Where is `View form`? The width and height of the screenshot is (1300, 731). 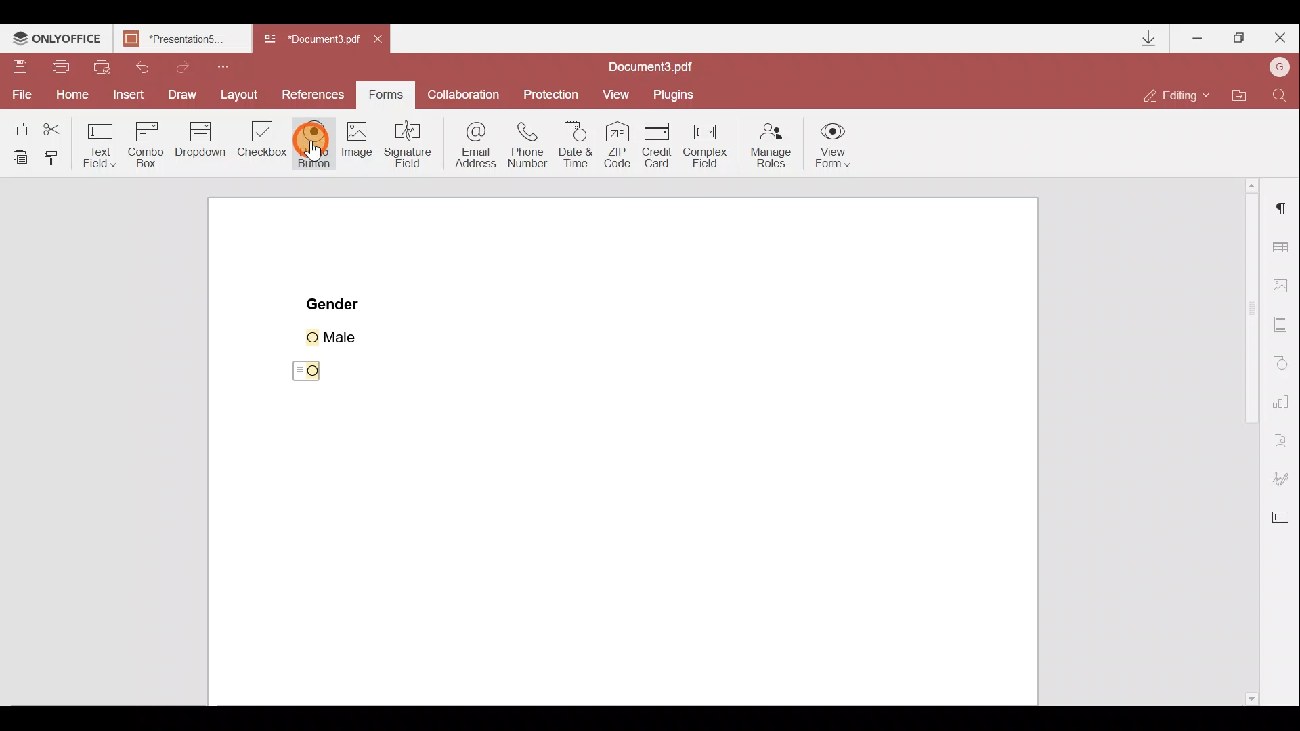 View form is located at coordinates (833, 145).